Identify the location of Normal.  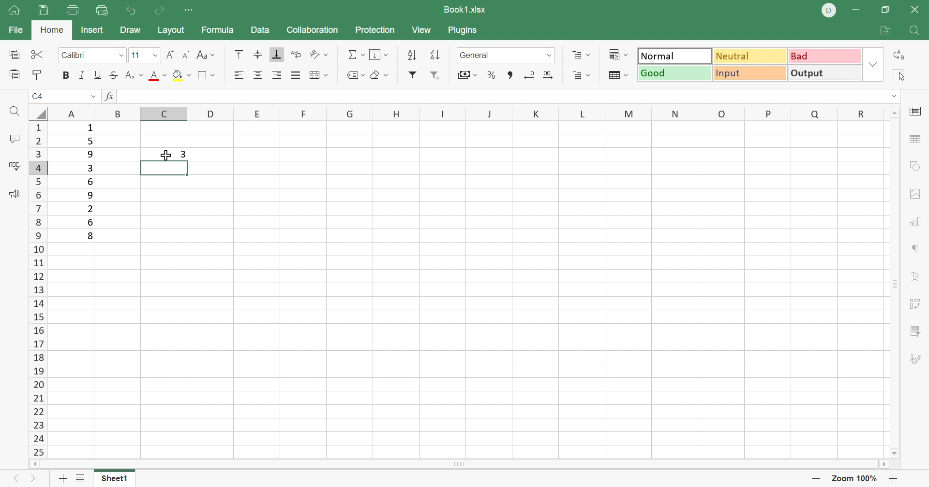
(674, 55).